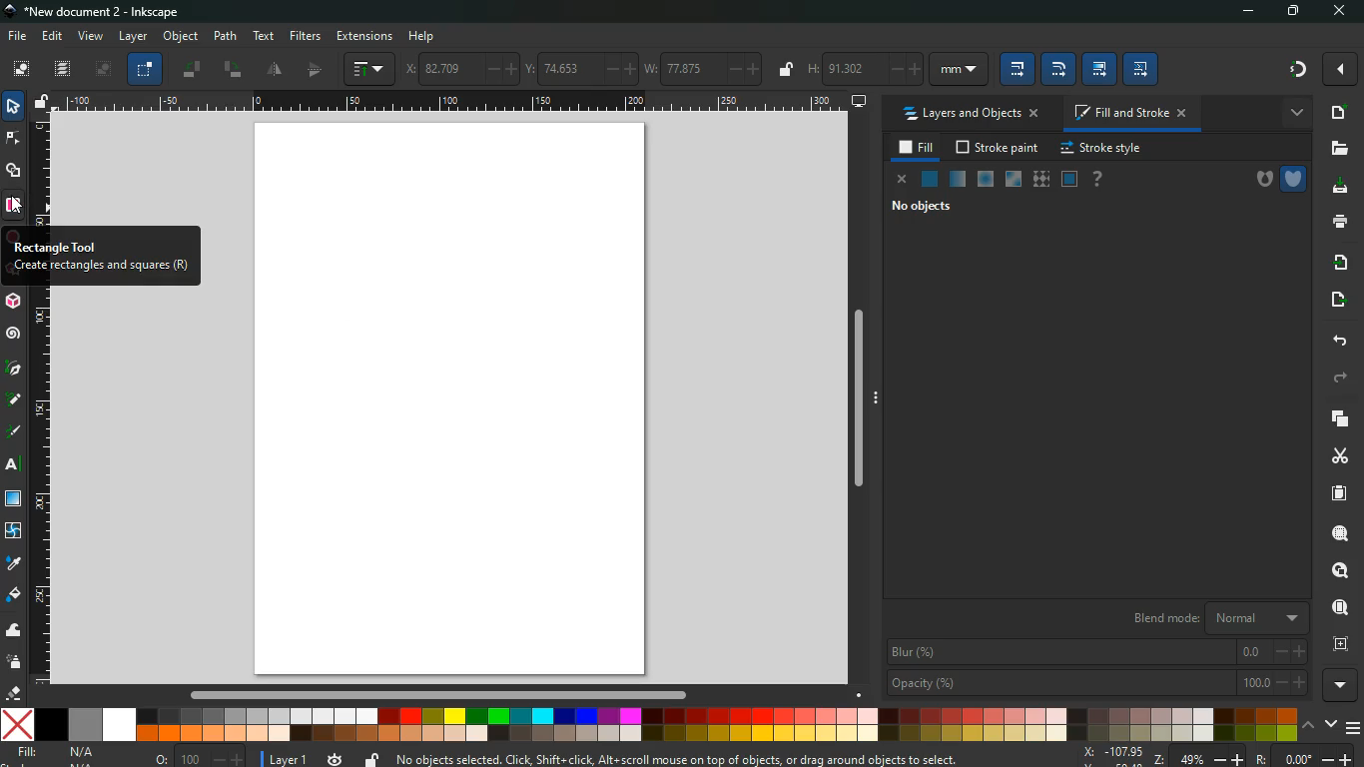 The image size is (1364, 767). I want to click on gradient, so click(1292, 70).